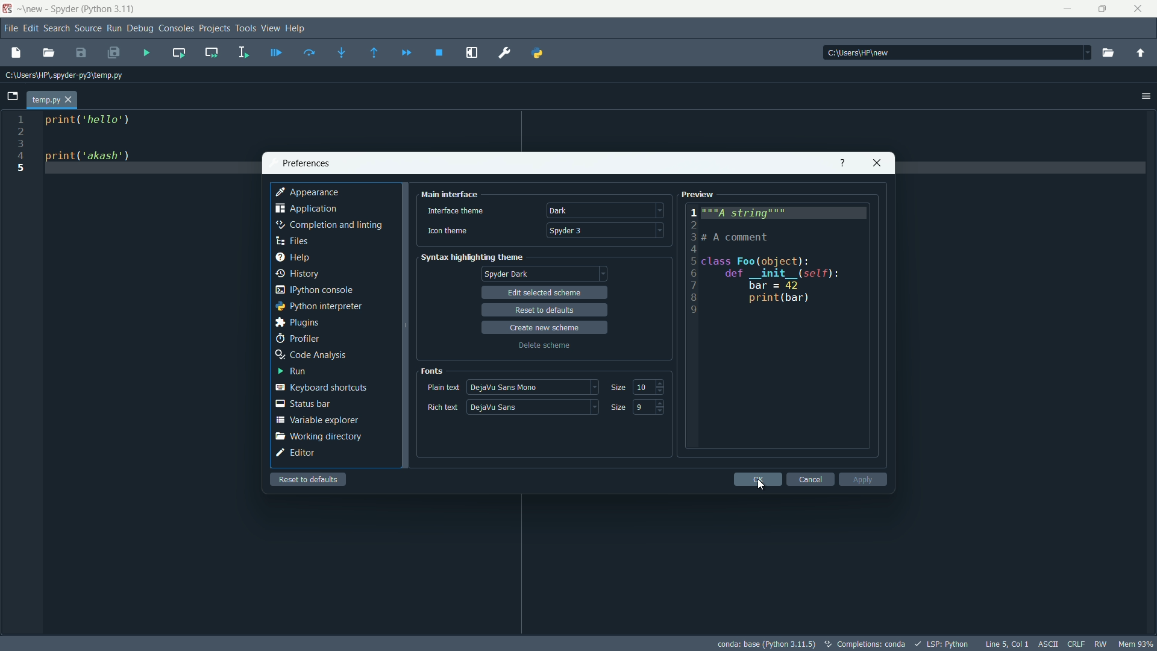  I want to click on save file, so click(81, 52).